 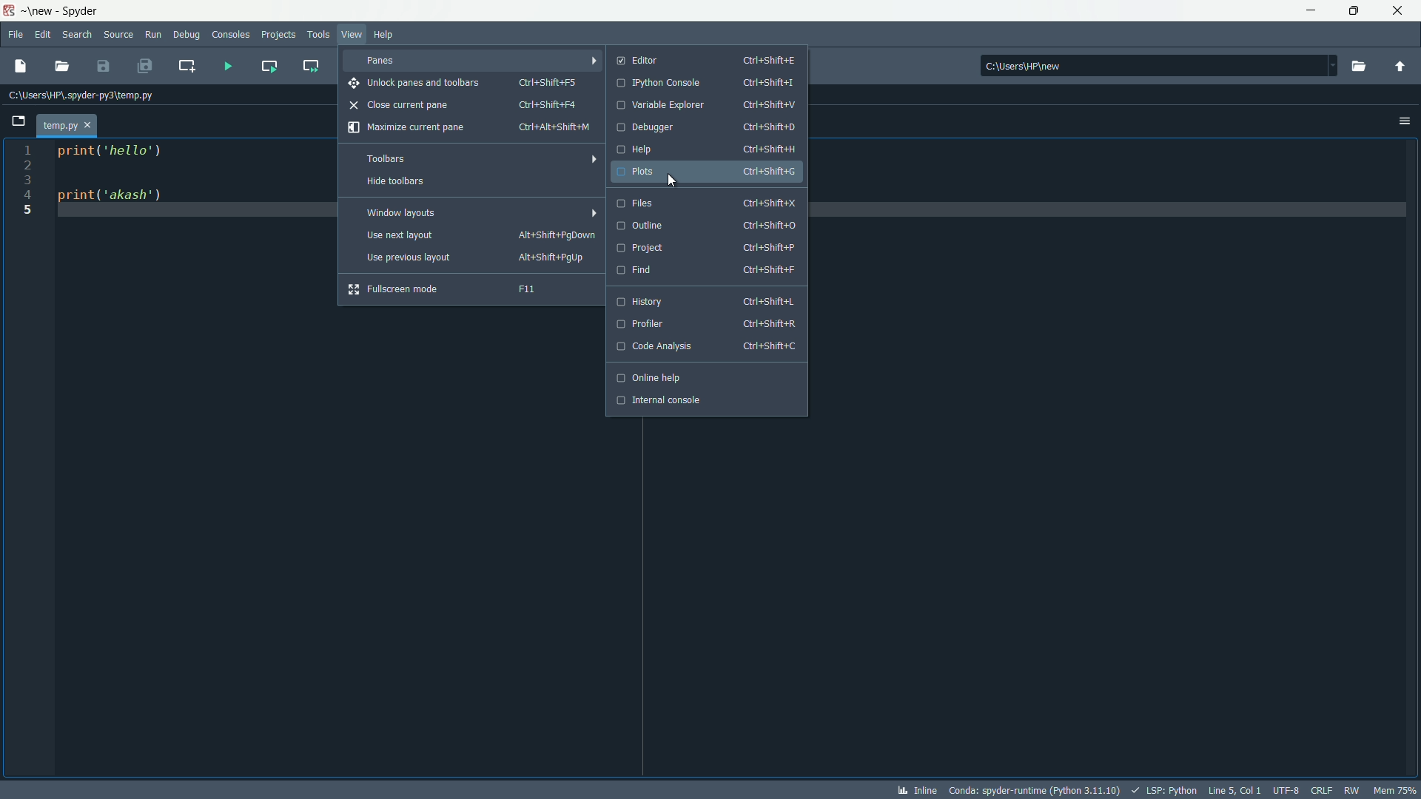 I want to click on run menu, so click(x=153, y=33).